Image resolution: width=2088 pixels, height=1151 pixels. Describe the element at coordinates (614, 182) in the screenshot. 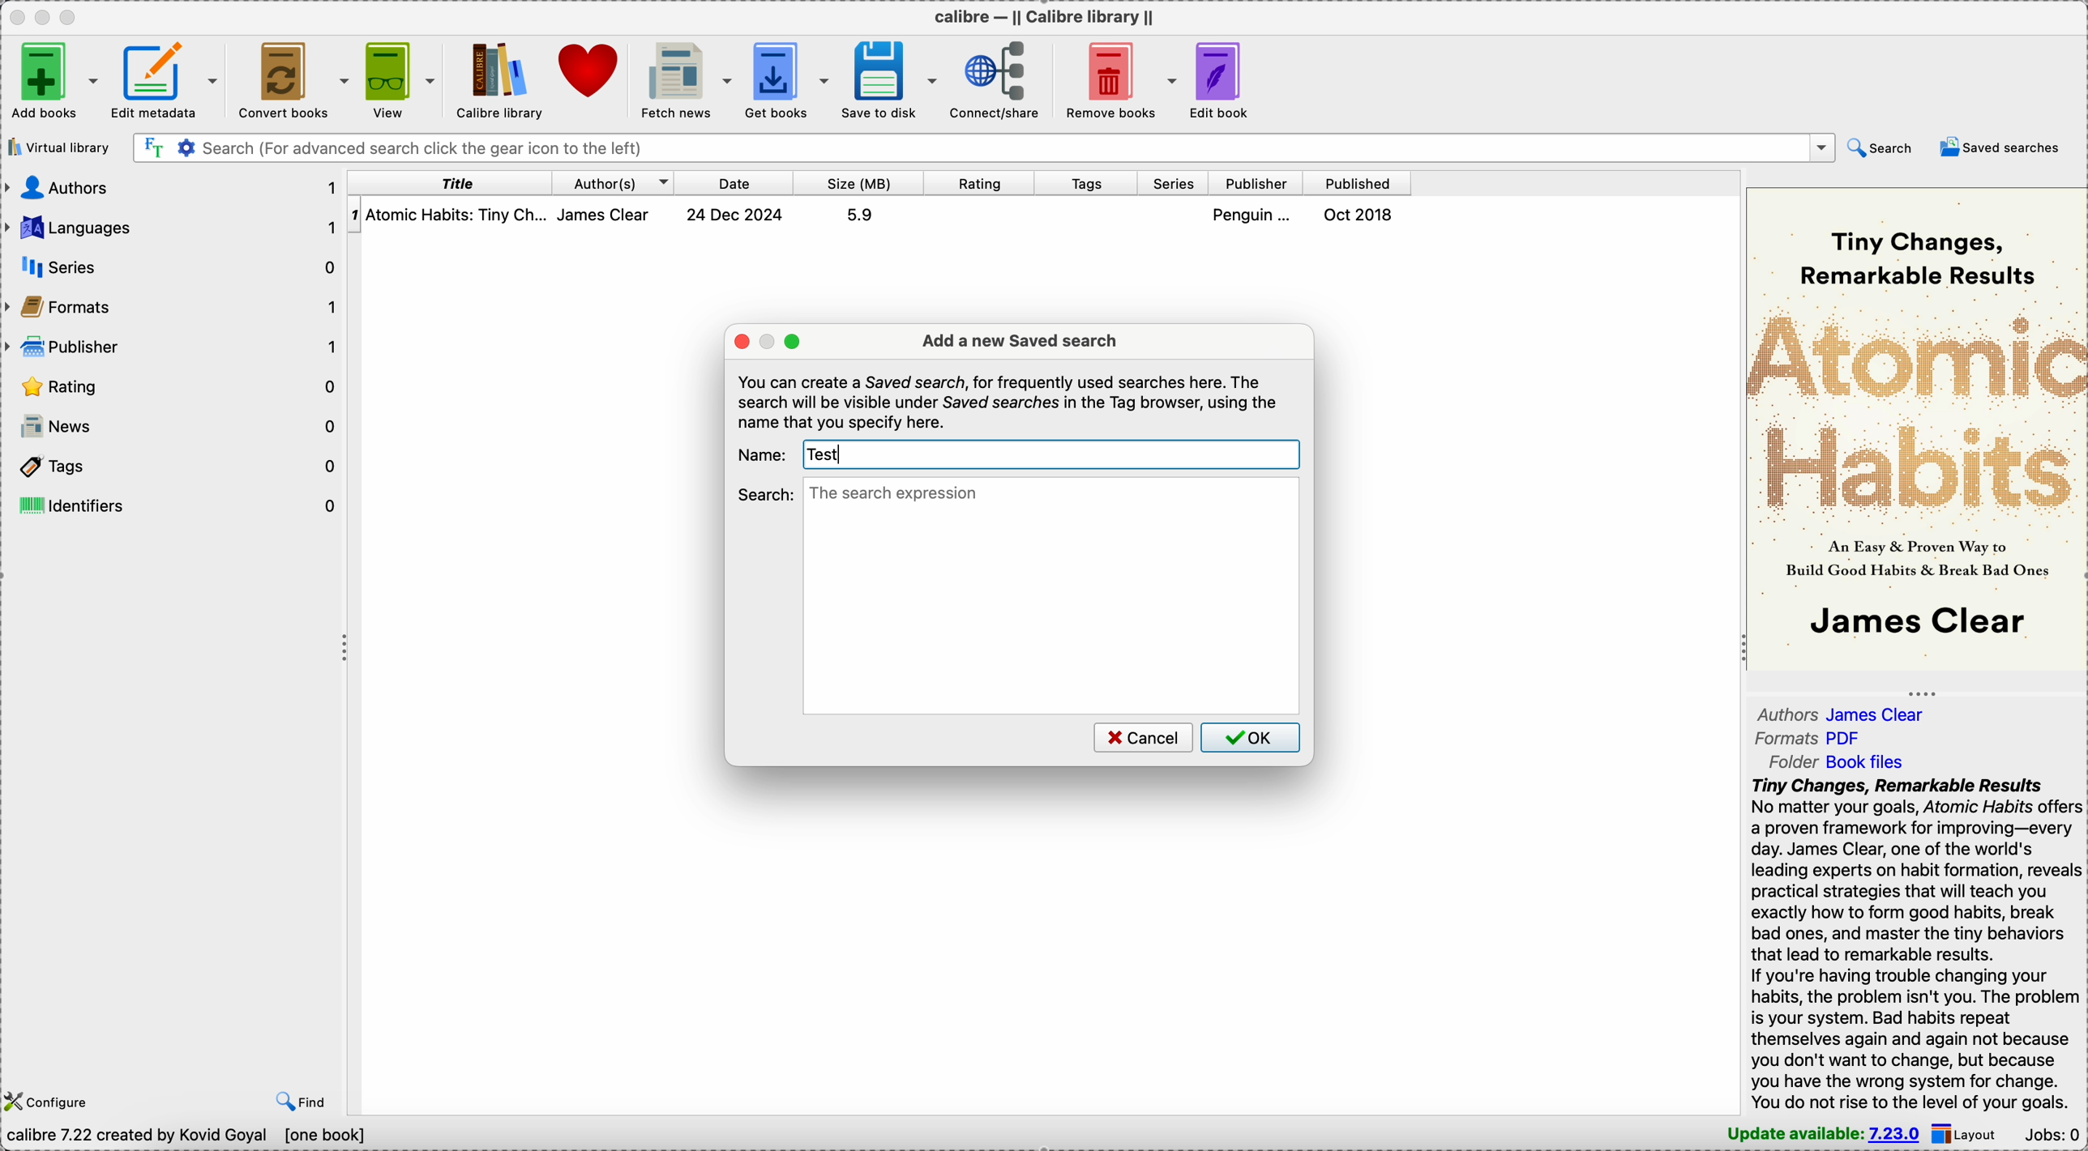

I see `authors` at that location.